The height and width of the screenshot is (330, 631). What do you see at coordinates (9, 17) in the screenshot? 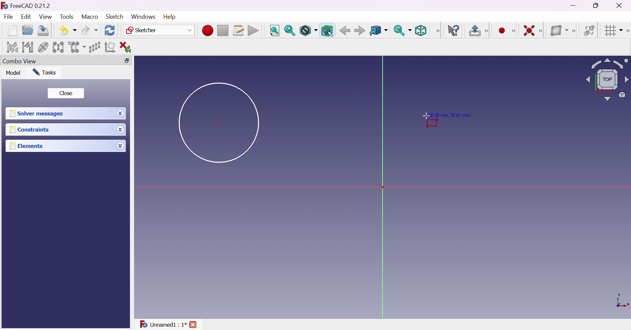
I see `File` at bounding box center [9, 17].